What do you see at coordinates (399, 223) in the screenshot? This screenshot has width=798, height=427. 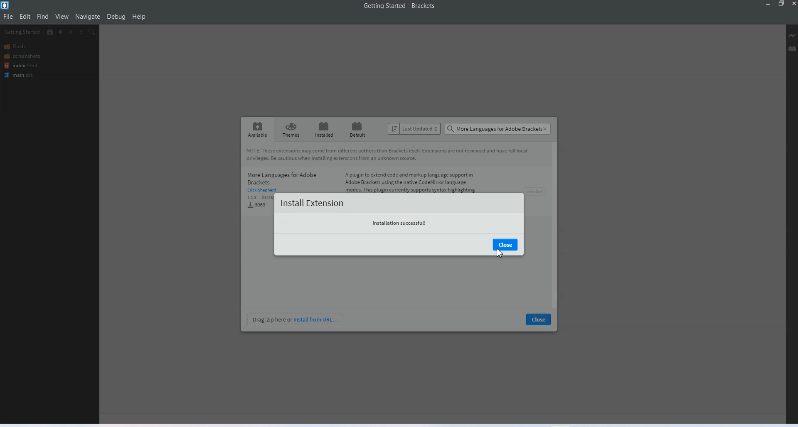 I see `Installation successful` at bounding box center [399, 223].